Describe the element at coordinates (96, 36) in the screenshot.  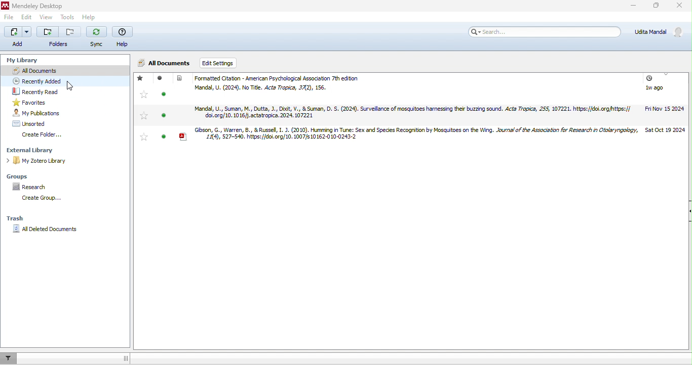
I see `sync` at that location.